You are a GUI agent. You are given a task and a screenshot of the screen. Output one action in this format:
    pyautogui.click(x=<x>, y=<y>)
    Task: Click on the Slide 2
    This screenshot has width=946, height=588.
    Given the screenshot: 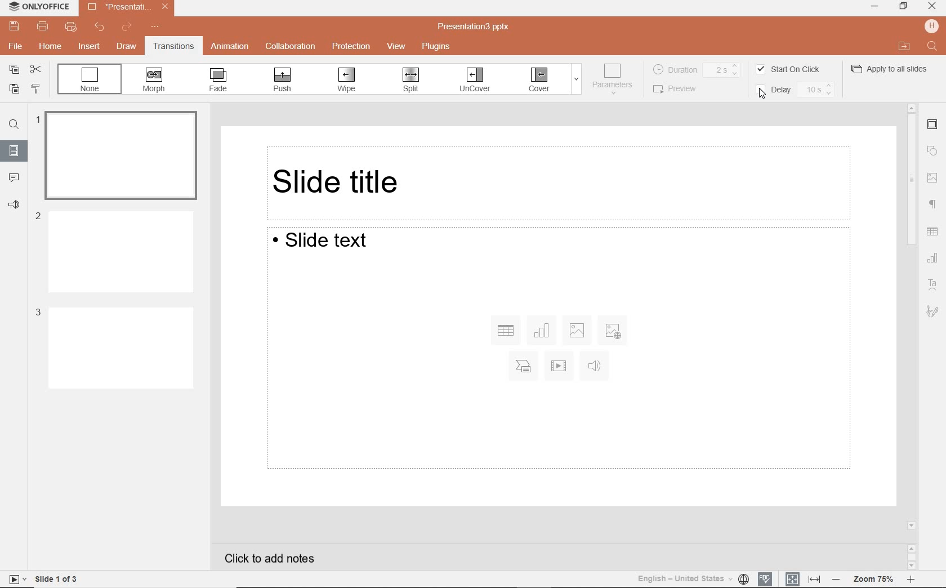 What is the action you would take?
    pyautogui.click(x=114, y=250)
    